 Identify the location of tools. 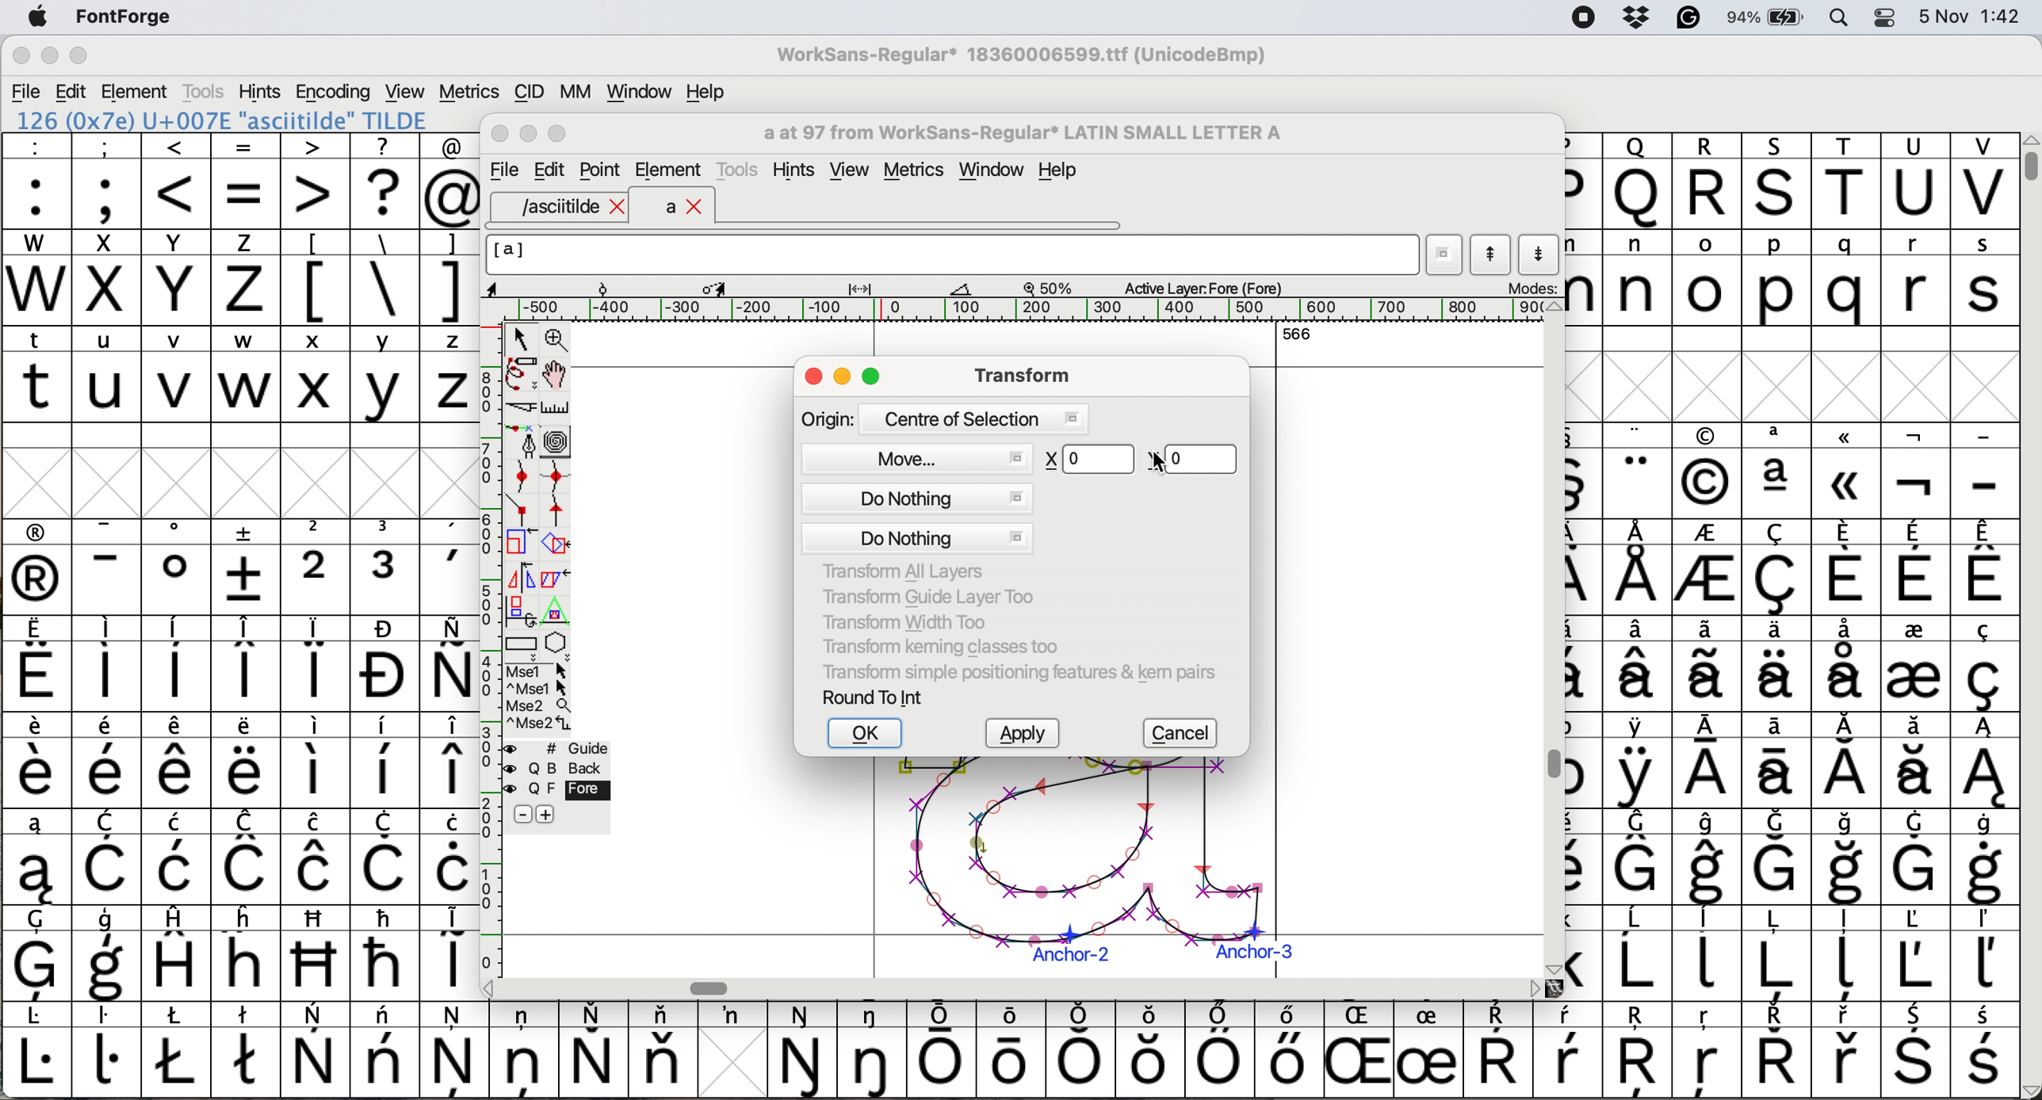
(740, 167).